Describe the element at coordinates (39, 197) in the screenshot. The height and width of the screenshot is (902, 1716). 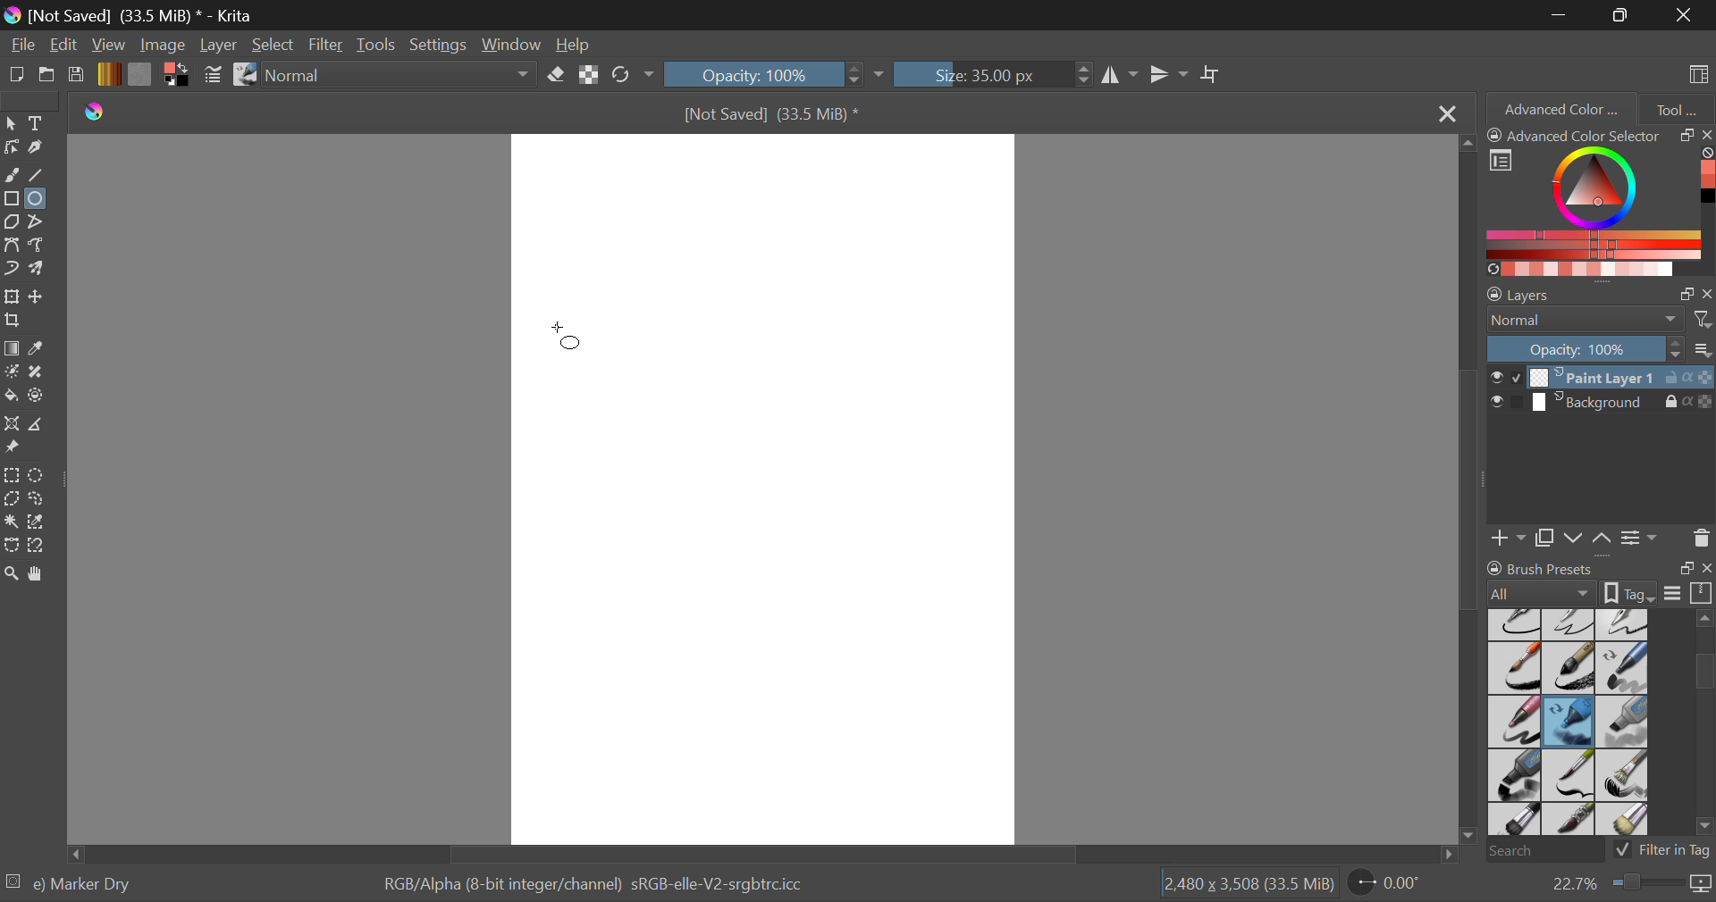
I see `Elipses Selected` at that location.